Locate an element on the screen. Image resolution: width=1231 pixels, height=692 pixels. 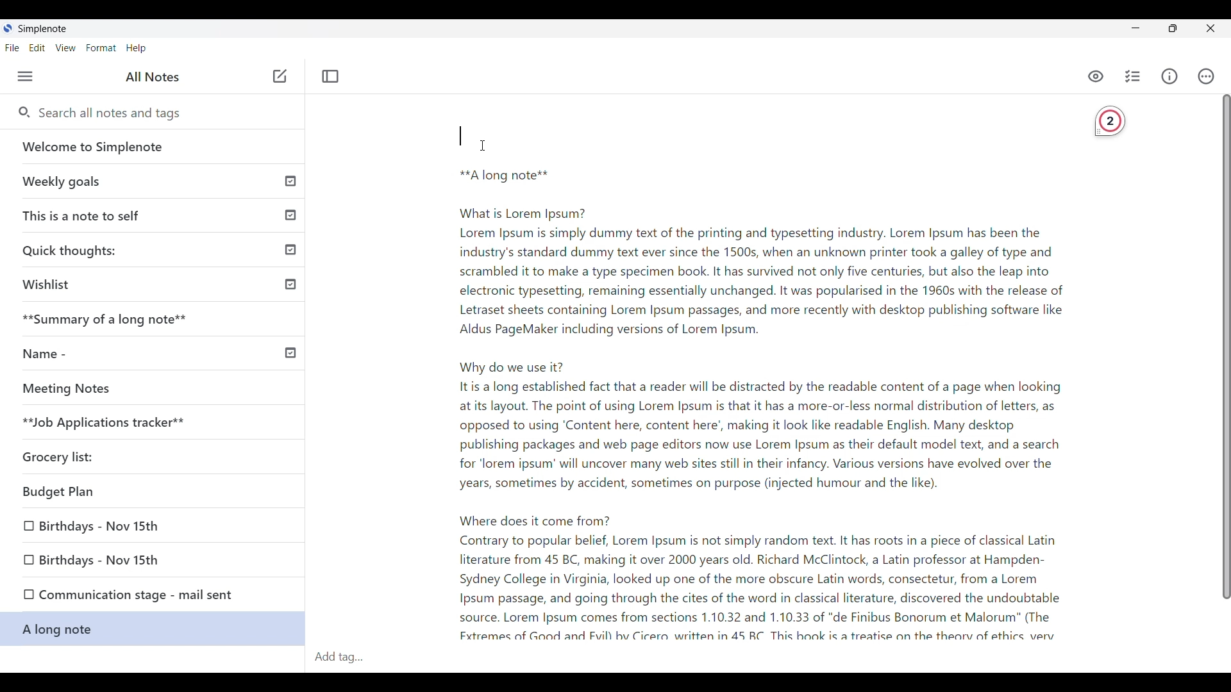
Cursor is located at coordinates (478, 144).